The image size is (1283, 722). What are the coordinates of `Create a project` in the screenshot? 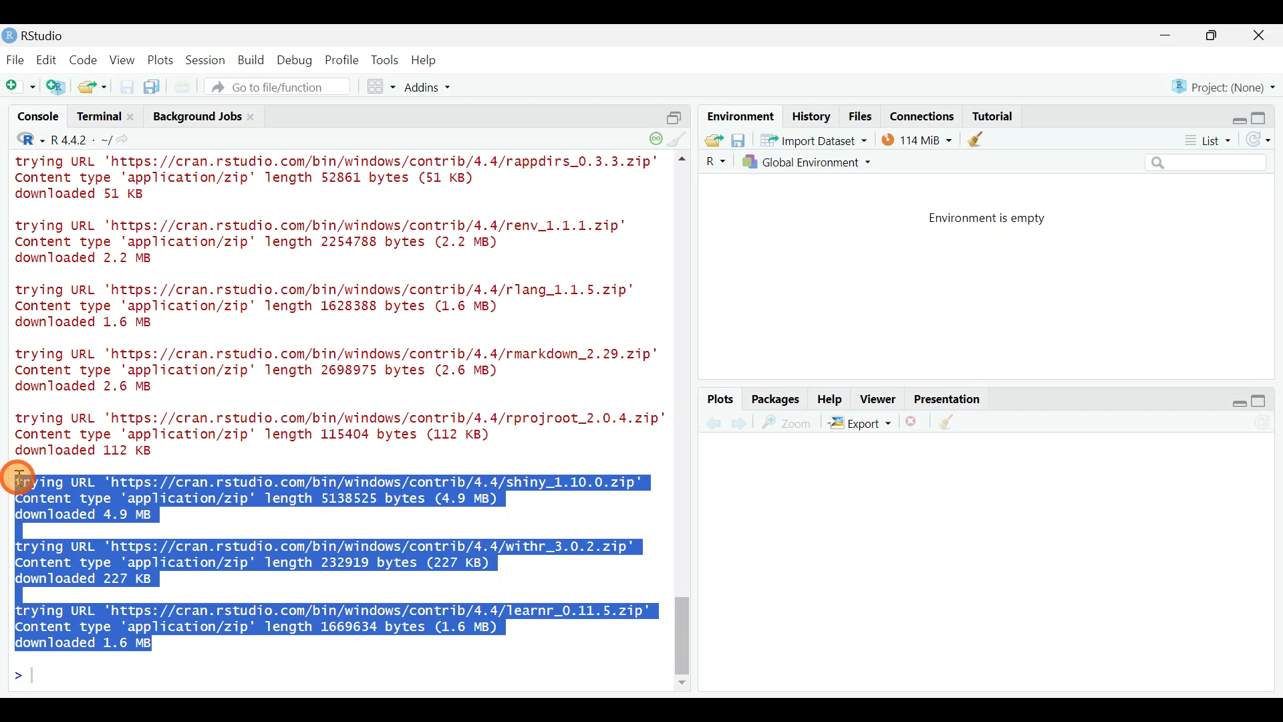 It's located at (57, 88).